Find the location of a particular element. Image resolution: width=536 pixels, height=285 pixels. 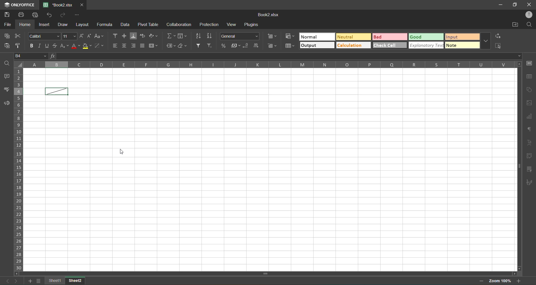

orientation is located at coordinates (153, 36).